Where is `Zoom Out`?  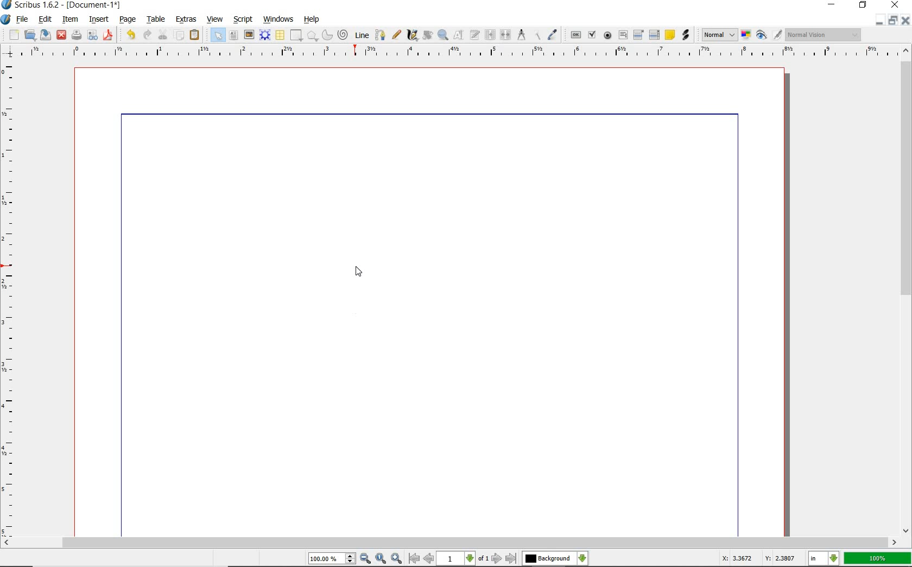 Zoom Out is located at coordinates (366, 558).